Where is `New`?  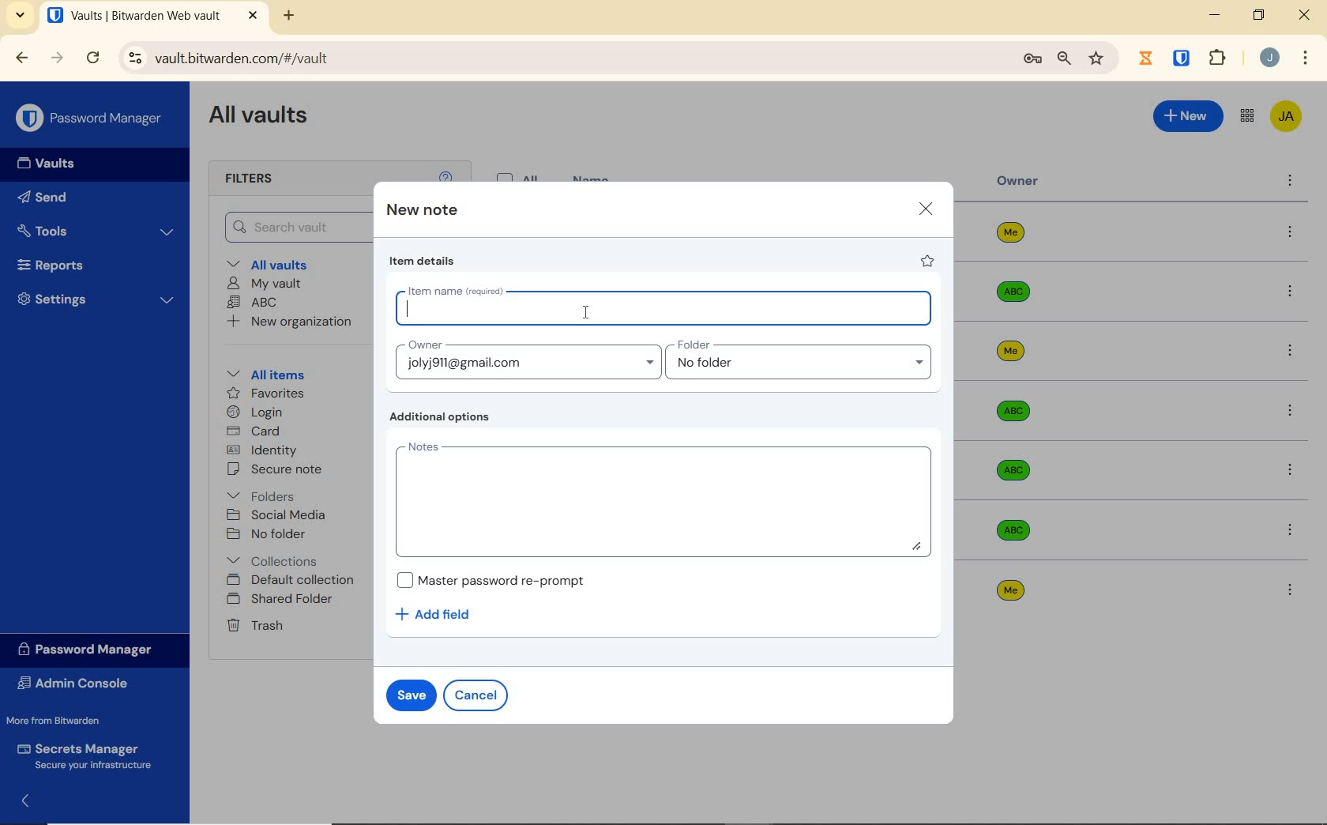
New is located at coordinates (1187, 116).